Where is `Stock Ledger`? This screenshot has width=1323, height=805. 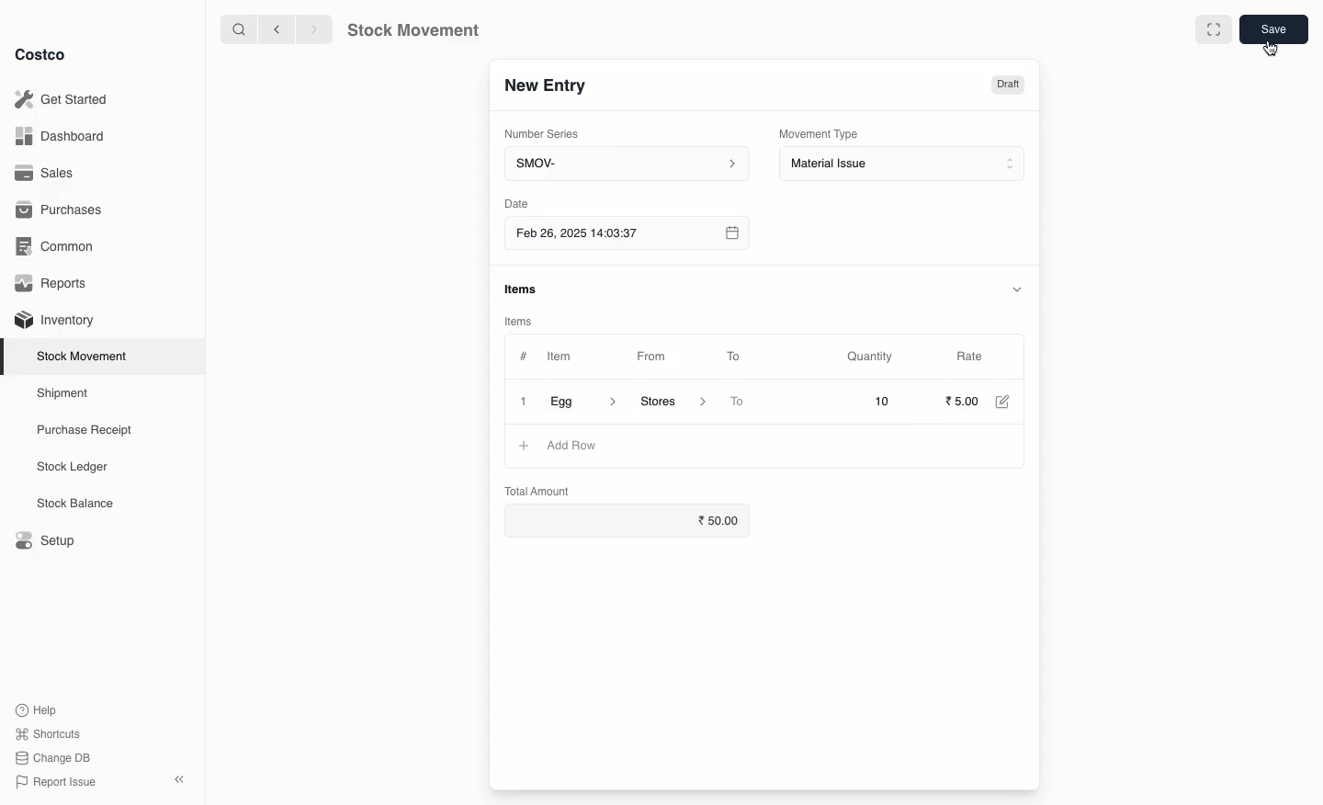 Stock Ledger is located at coordinates (73, 469).